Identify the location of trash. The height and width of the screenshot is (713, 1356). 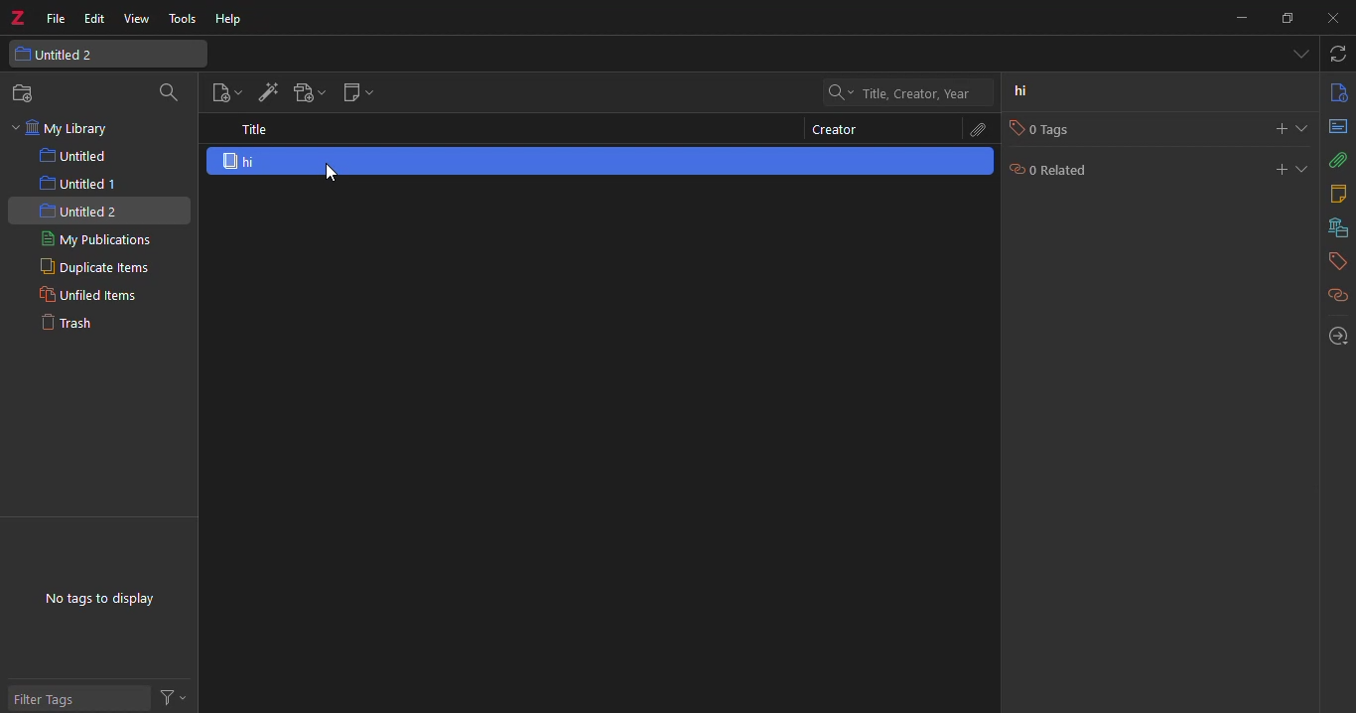
(73, 324).